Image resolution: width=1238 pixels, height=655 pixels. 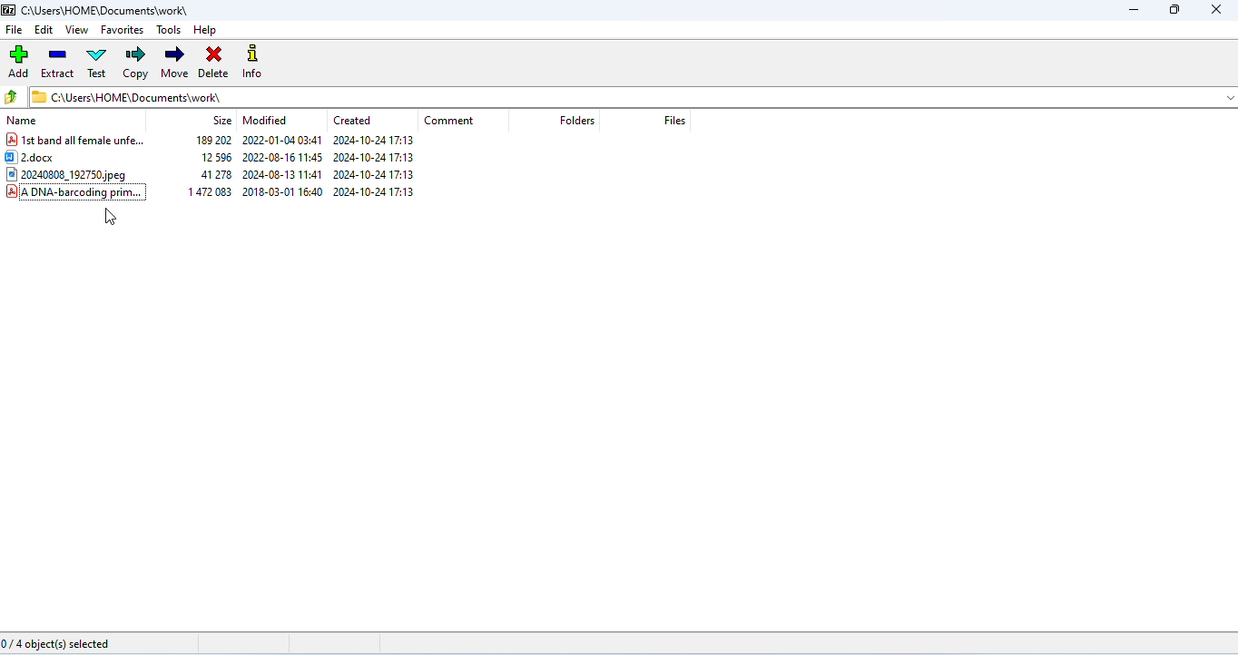 What do you see at coordinates (448, 122) in the screenshot?
I see `comment` at bounding box center [448, 122].